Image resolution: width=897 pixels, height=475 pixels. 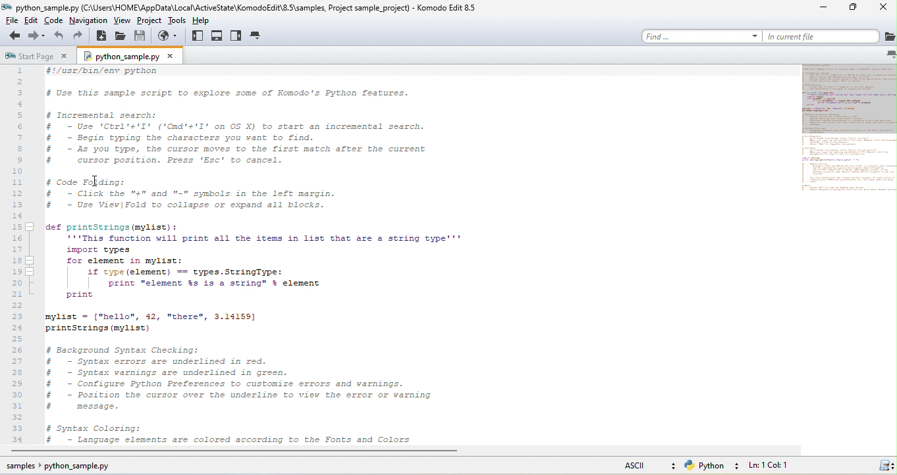 What do you see at coordinates (238, 37) in the screenshot?
I see `right pane` at bounding box center [238, 37].